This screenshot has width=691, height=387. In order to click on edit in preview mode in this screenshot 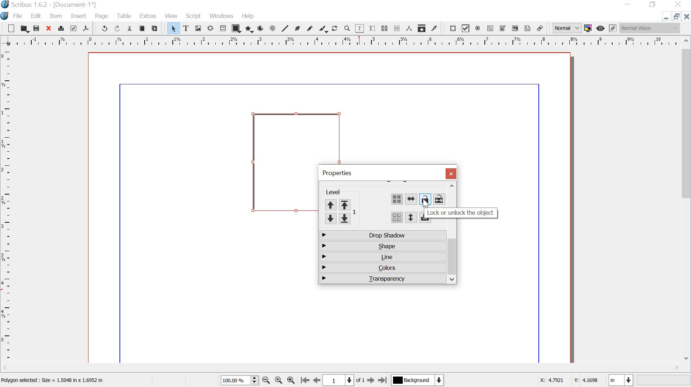, I will do `click(613, 28)`.